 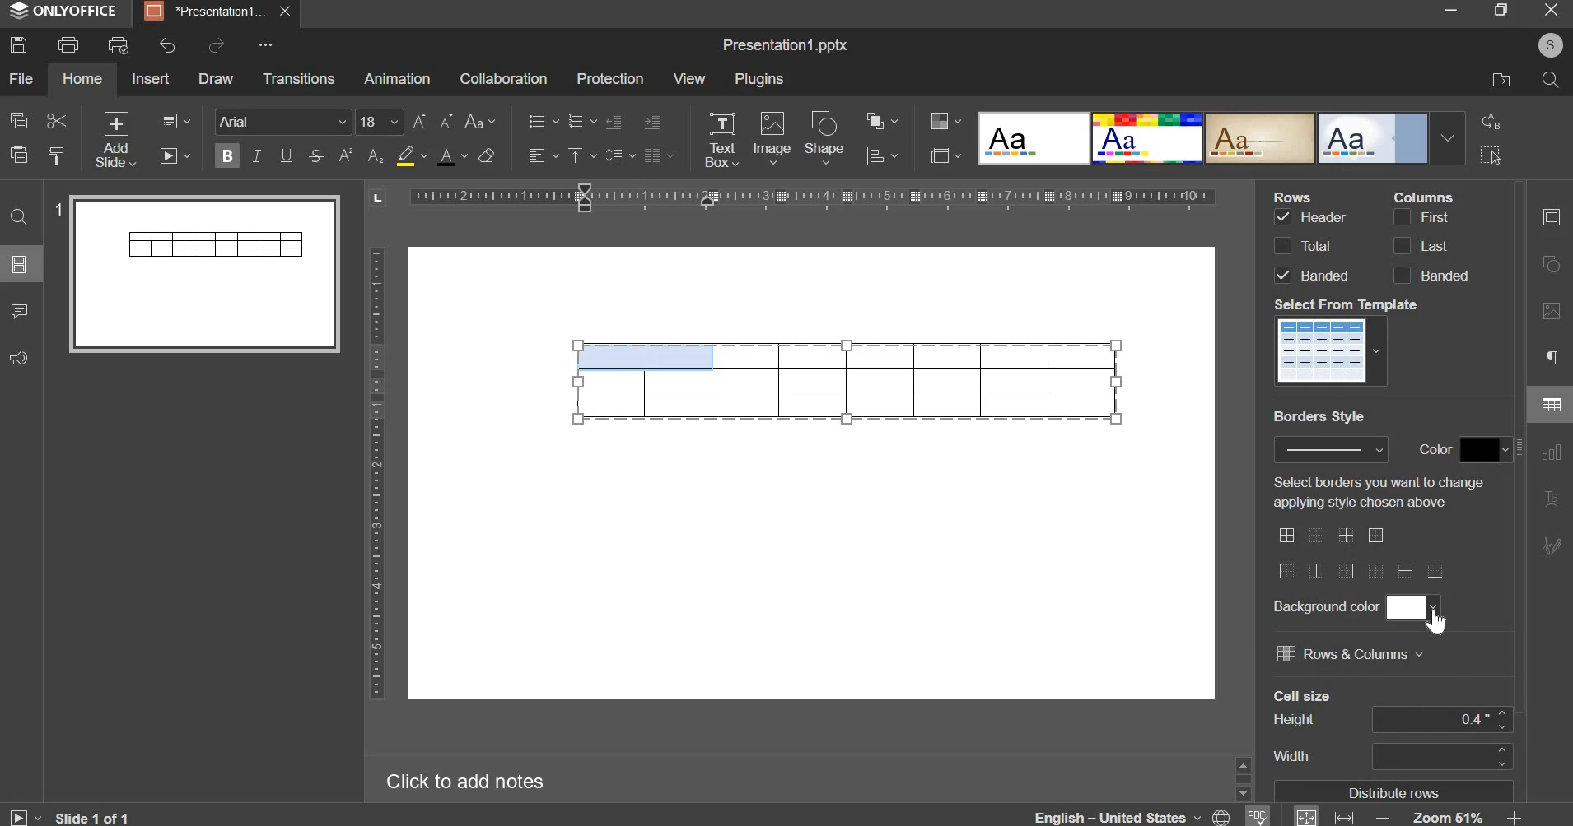 What do you see at coordinates (18, 44) in the screenshot?
I see `save` at bounding box center [18, 44].